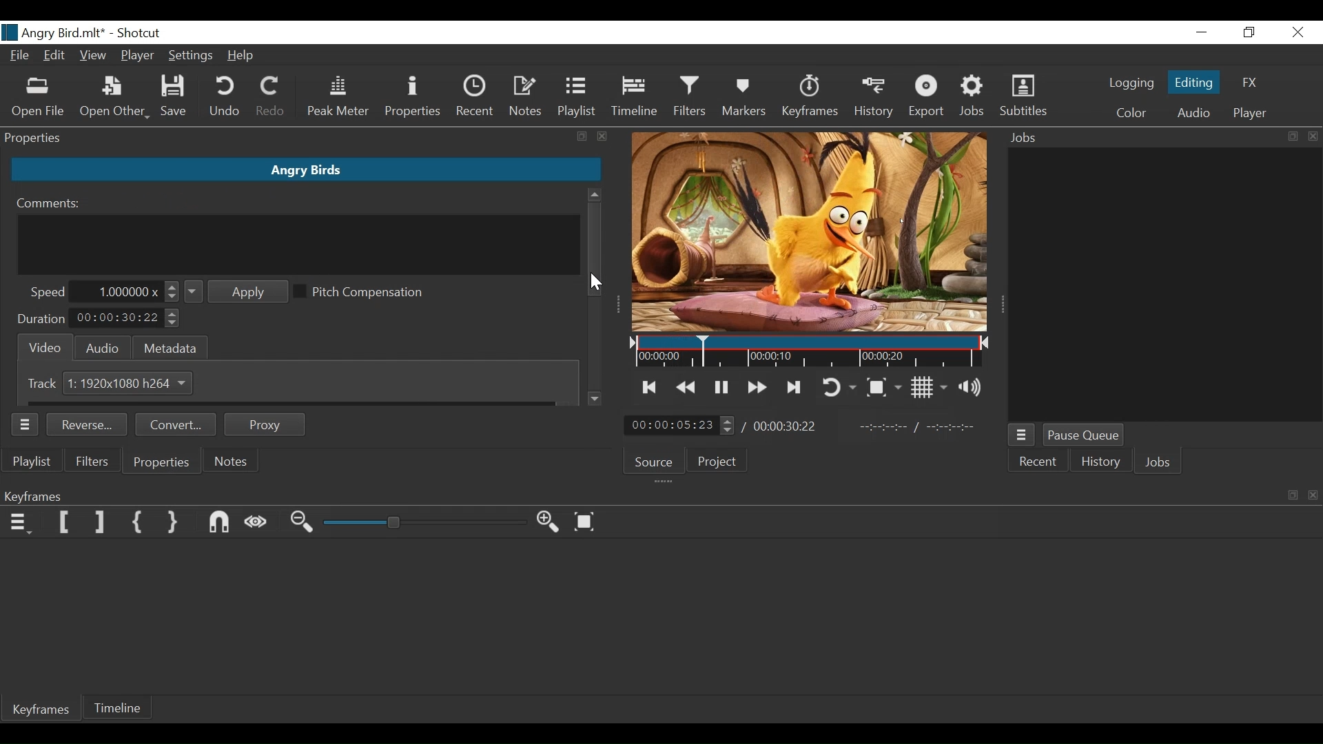 Image resolution: width=1323 pixels, height=744 pixels. I want to click on File, so click(19, 54).